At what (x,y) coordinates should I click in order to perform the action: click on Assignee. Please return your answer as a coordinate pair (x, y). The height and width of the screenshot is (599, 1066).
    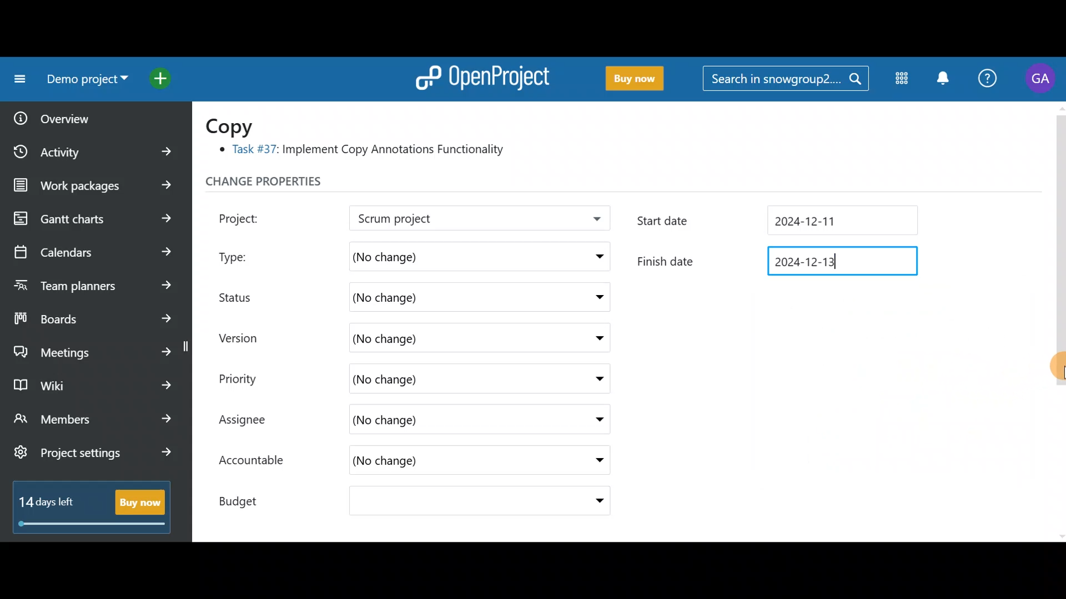
    Looking at the image, I should click on (253, 421).